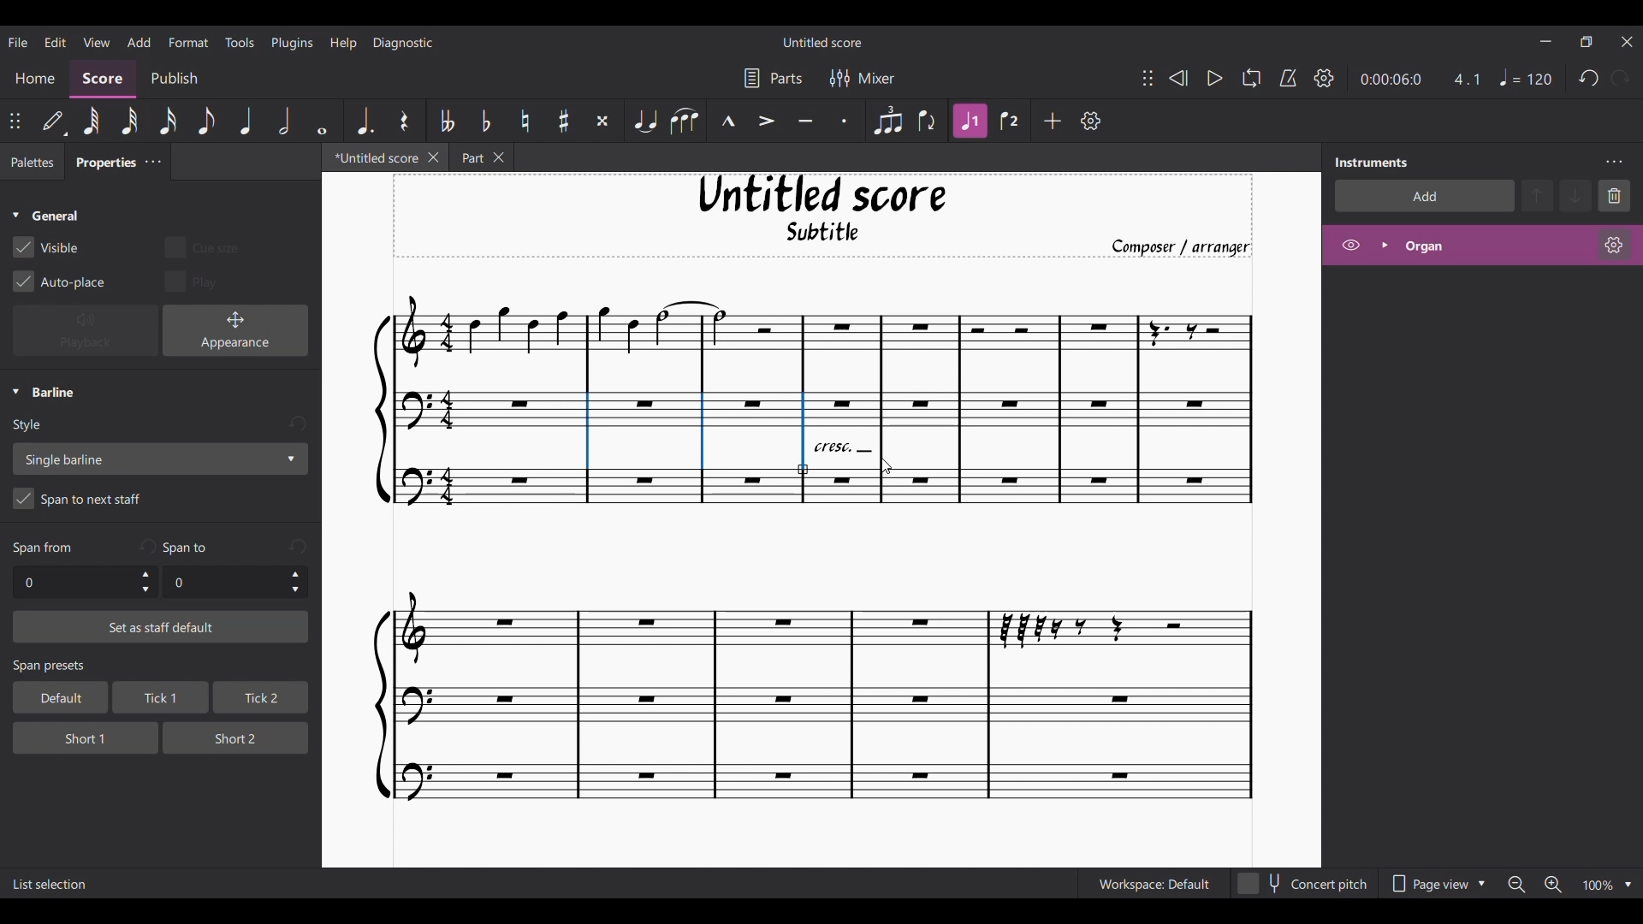 This screenshot has width=1643, height=924. I want to click on Score section, so click(103, 77).